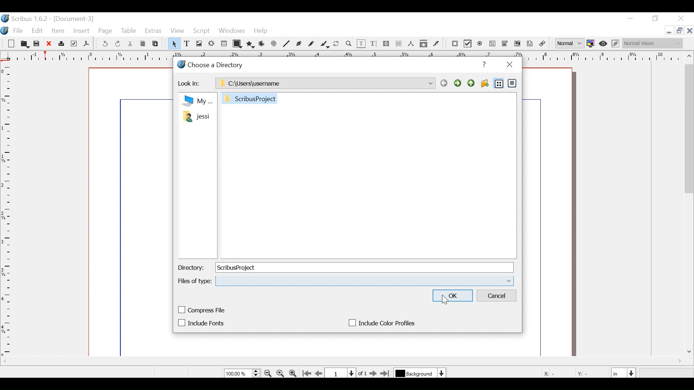 Image resolution: width=694 pixels, height=390 pixels. I want to click on , so click(6, 218).